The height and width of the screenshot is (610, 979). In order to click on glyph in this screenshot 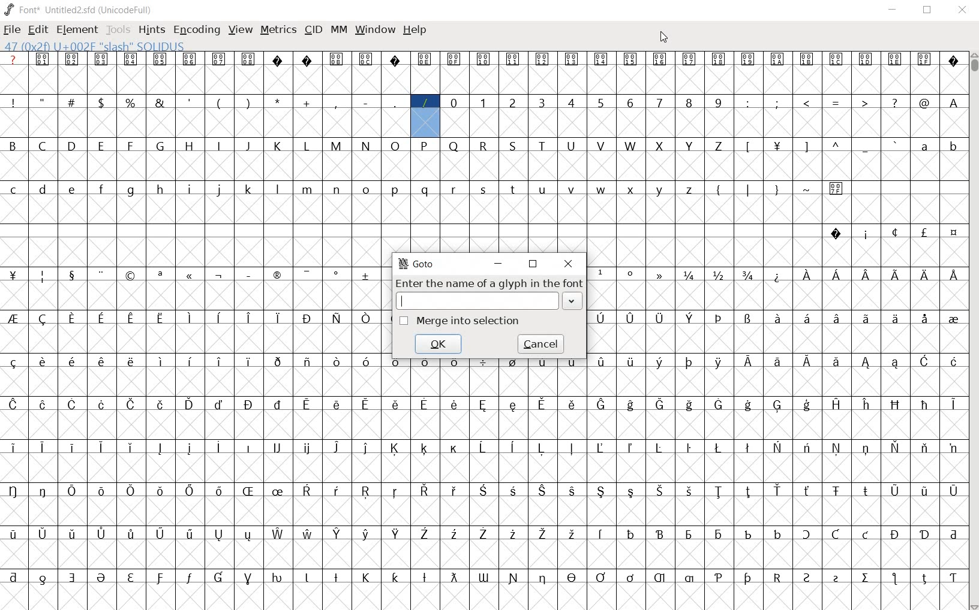, I will do `click(160, 319)`.